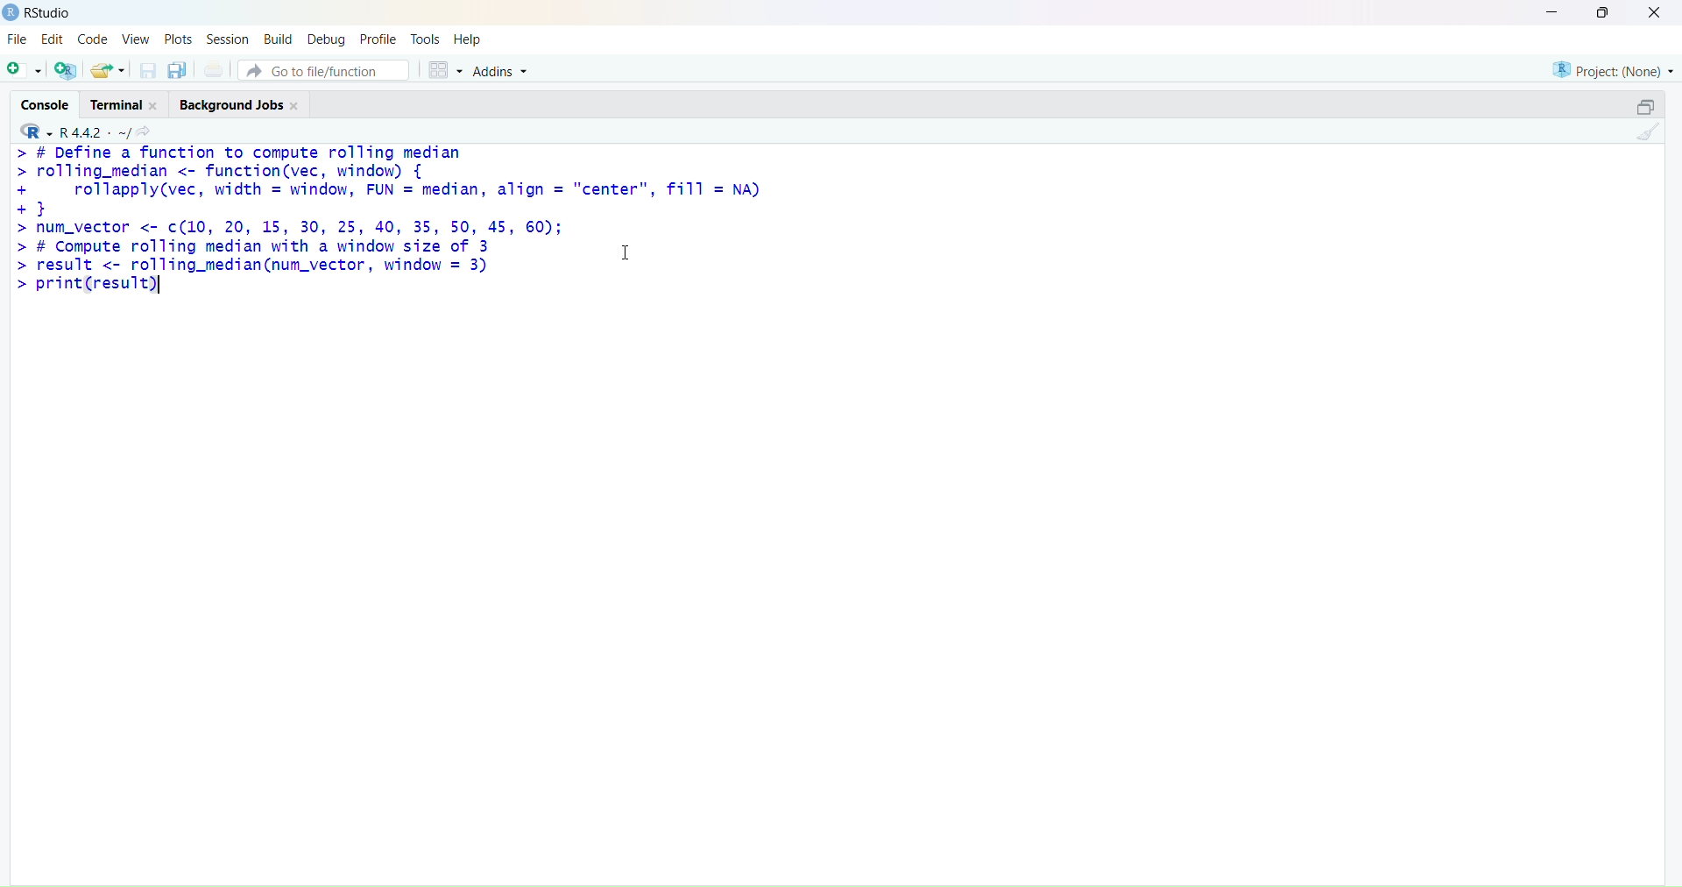  What do you see at coordinates (116, 105) in the screenshot?
I see `terminal` at bounding box center [116, 105].